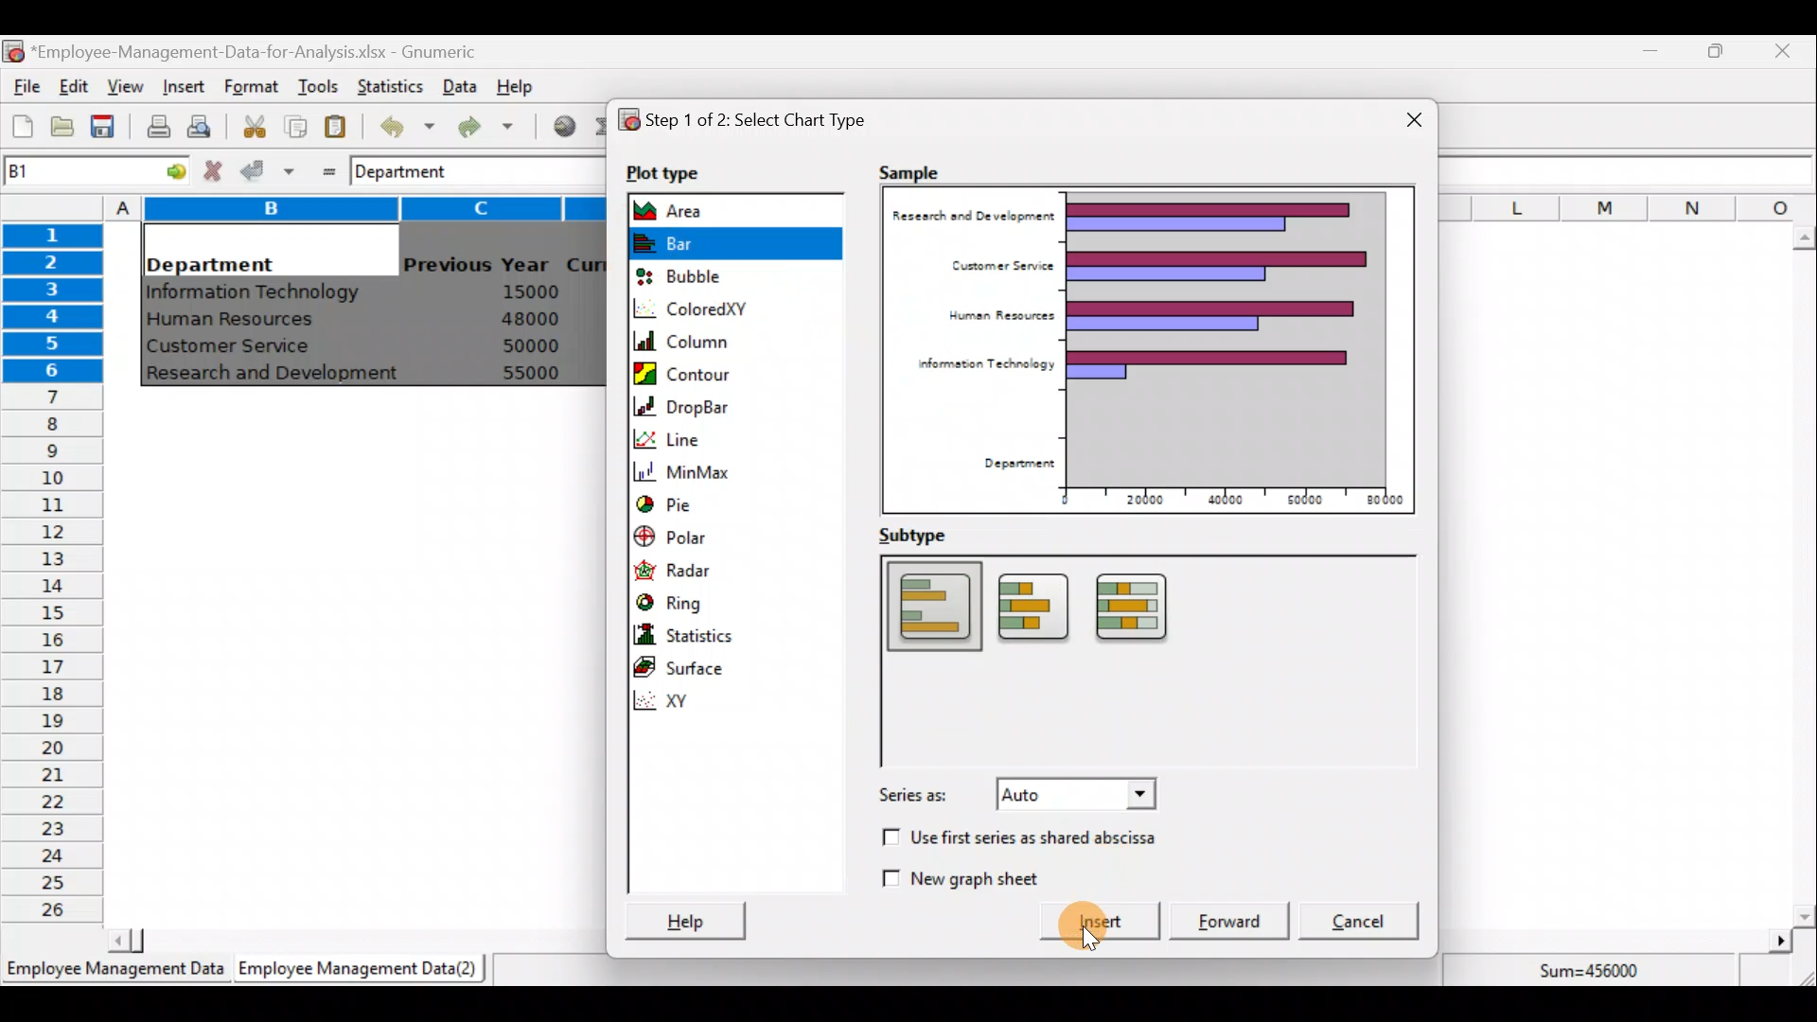 The height and width of the screenshot is (1022, 1817). I want to click on Help, so click(526, 85).